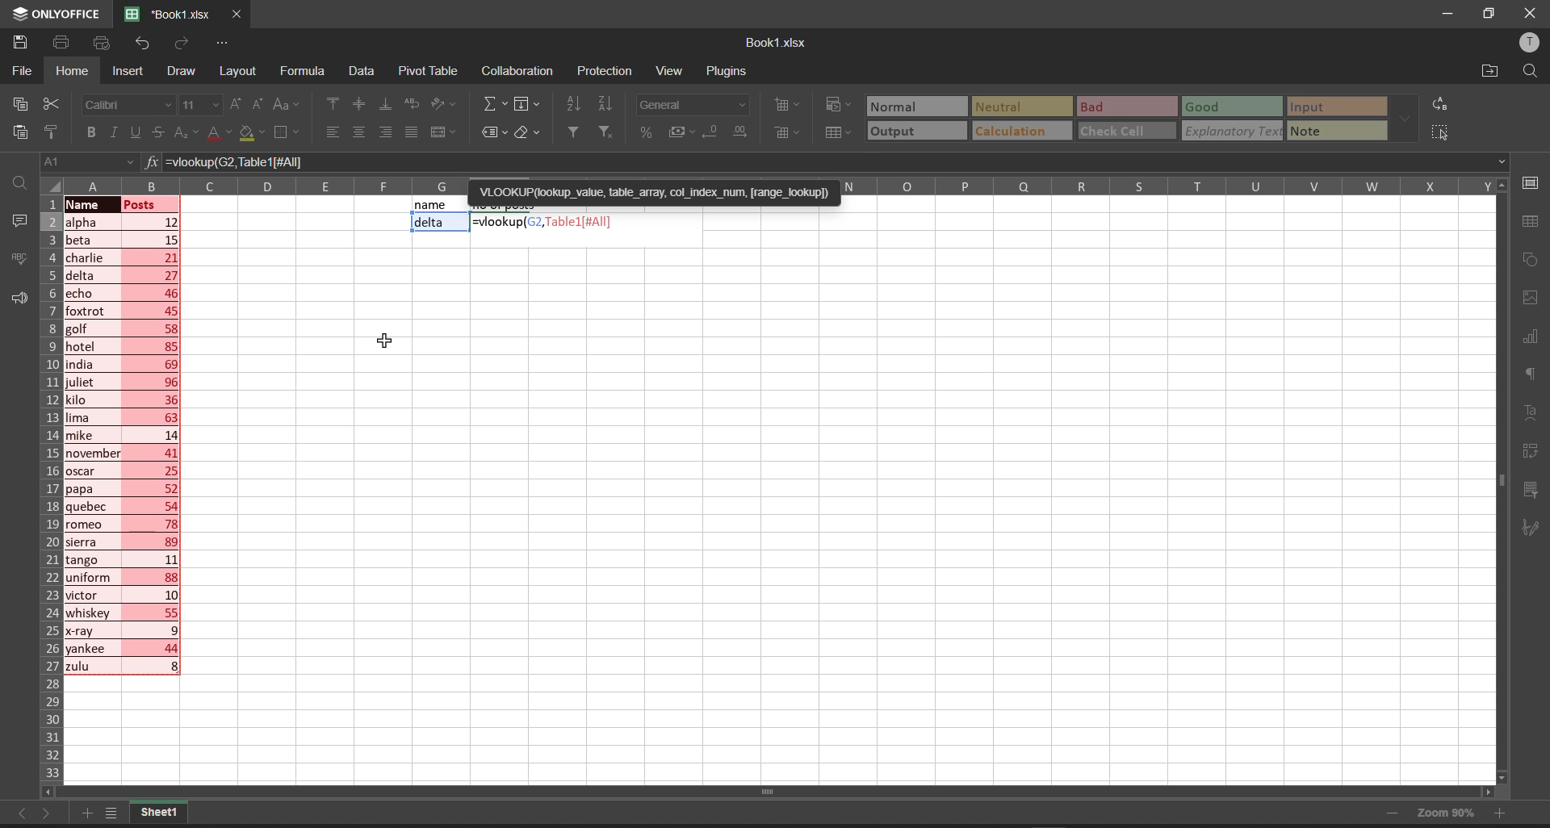  I want to click on number format, so click(693, 105).